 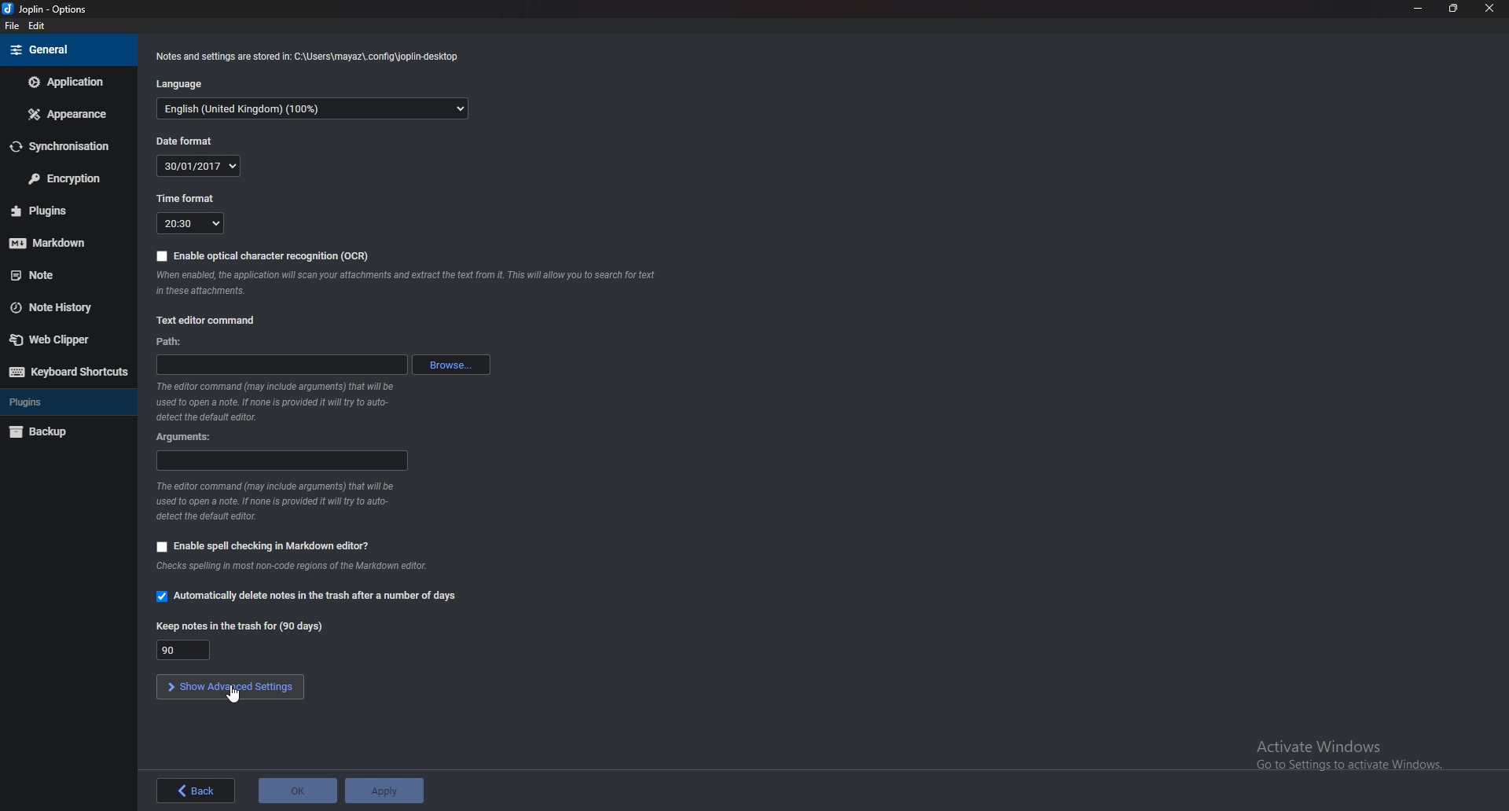 I want to click on Resize, so click(x=1454, y=8).